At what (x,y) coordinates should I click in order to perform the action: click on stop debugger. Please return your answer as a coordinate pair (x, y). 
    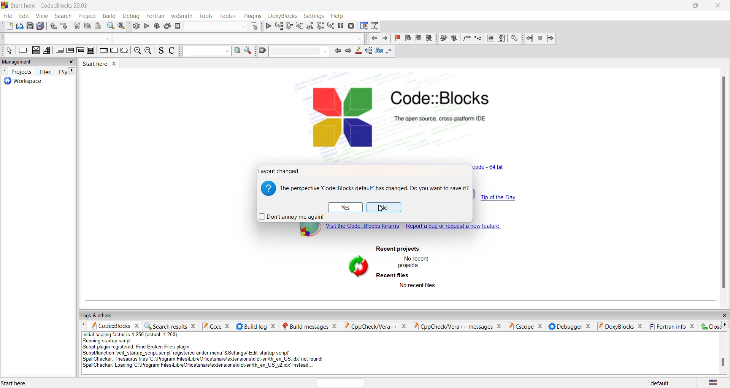
    Looking at the image, I should click on (352, 26).